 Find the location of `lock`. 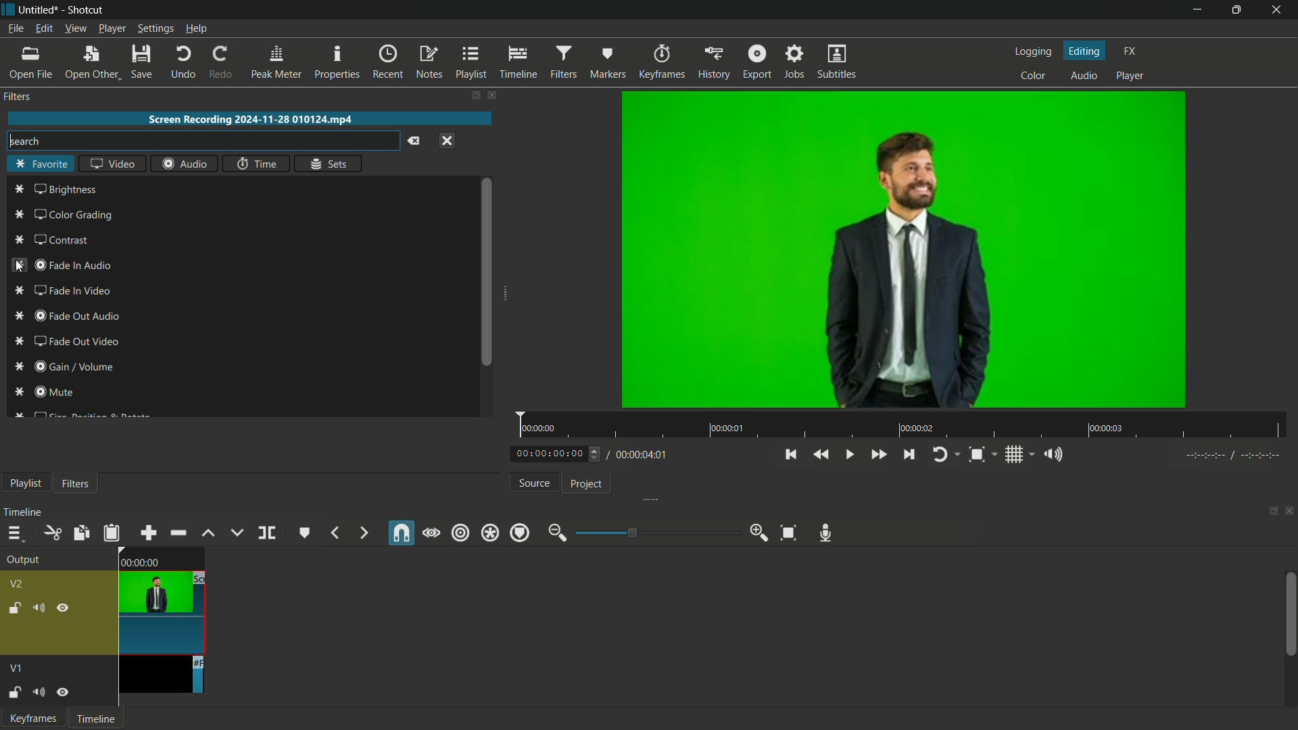

lock is located at coordinates (14, 693).